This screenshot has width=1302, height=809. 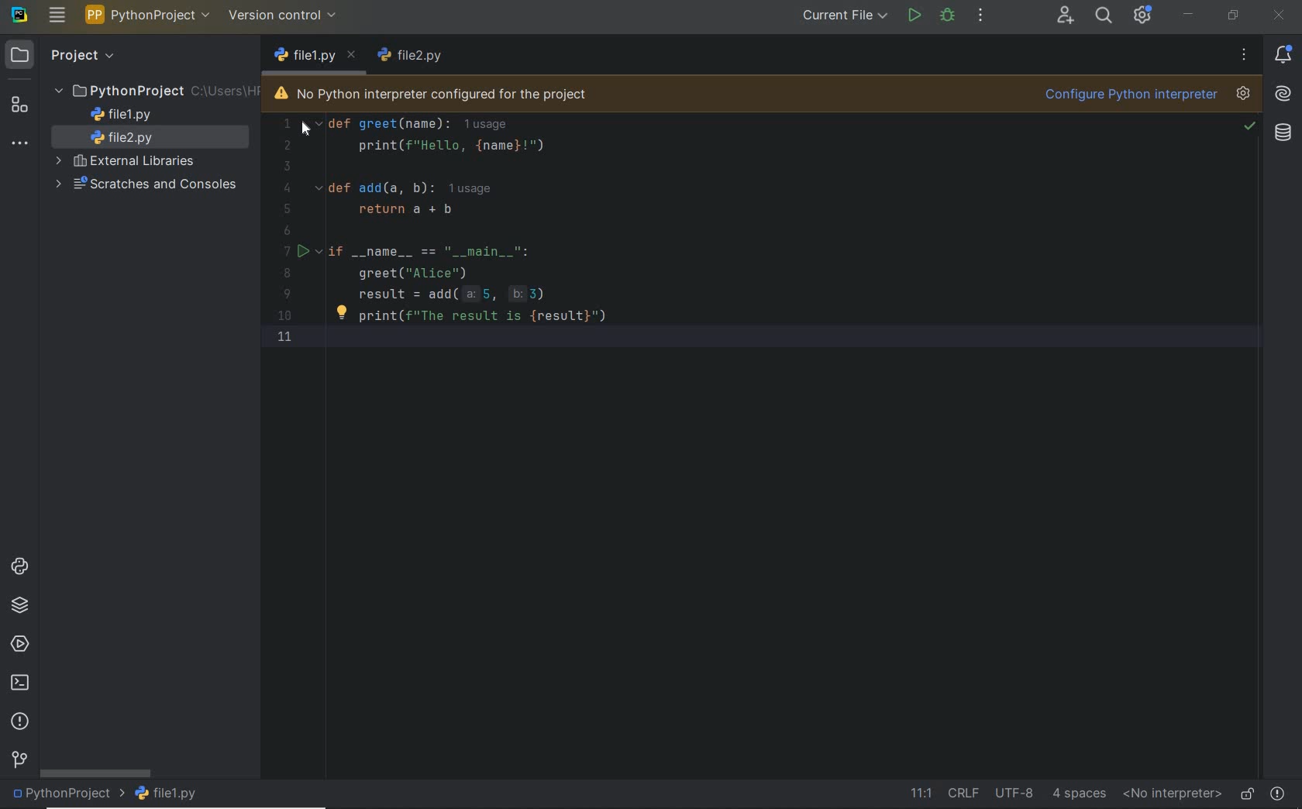 What do you see at coordinates (1245, 792) in the screenshot?
I see `make file ready only` at bounding box center [1245, 792].